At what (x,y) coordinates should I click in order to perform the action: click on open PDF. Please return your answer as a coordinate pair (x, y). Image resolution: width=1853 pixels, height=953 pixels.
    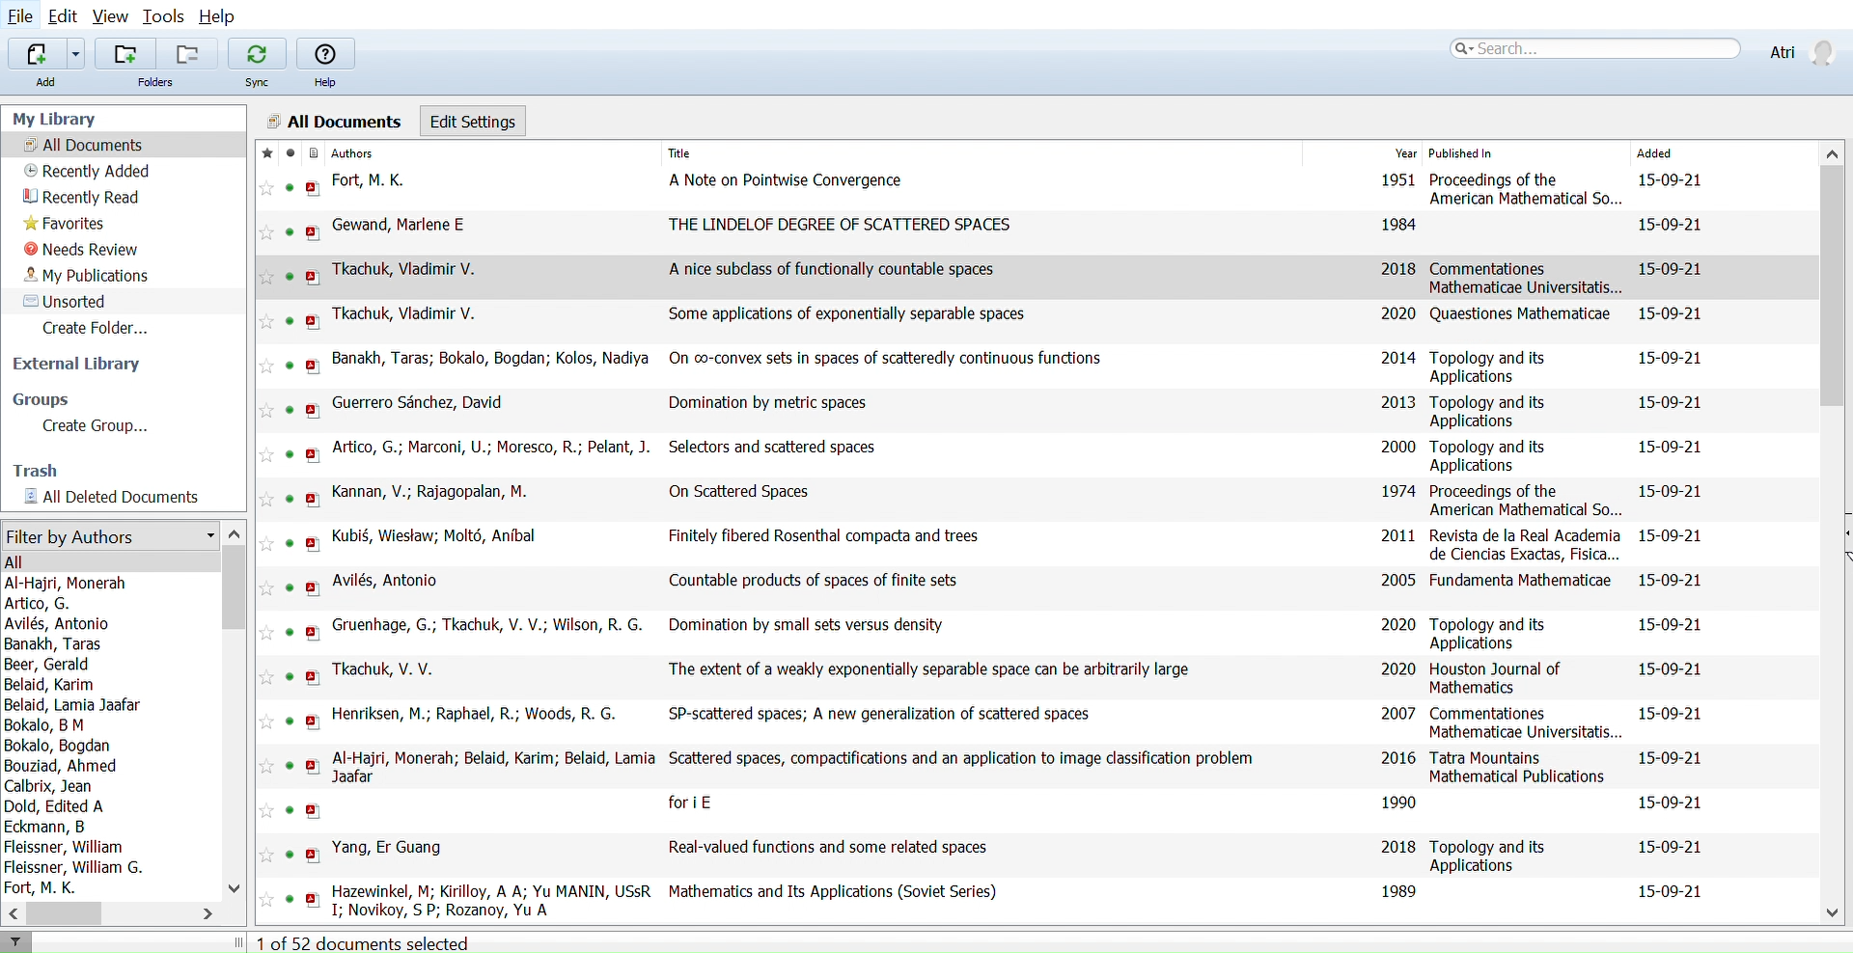
    Looking at the image, I should click on (313, 588).